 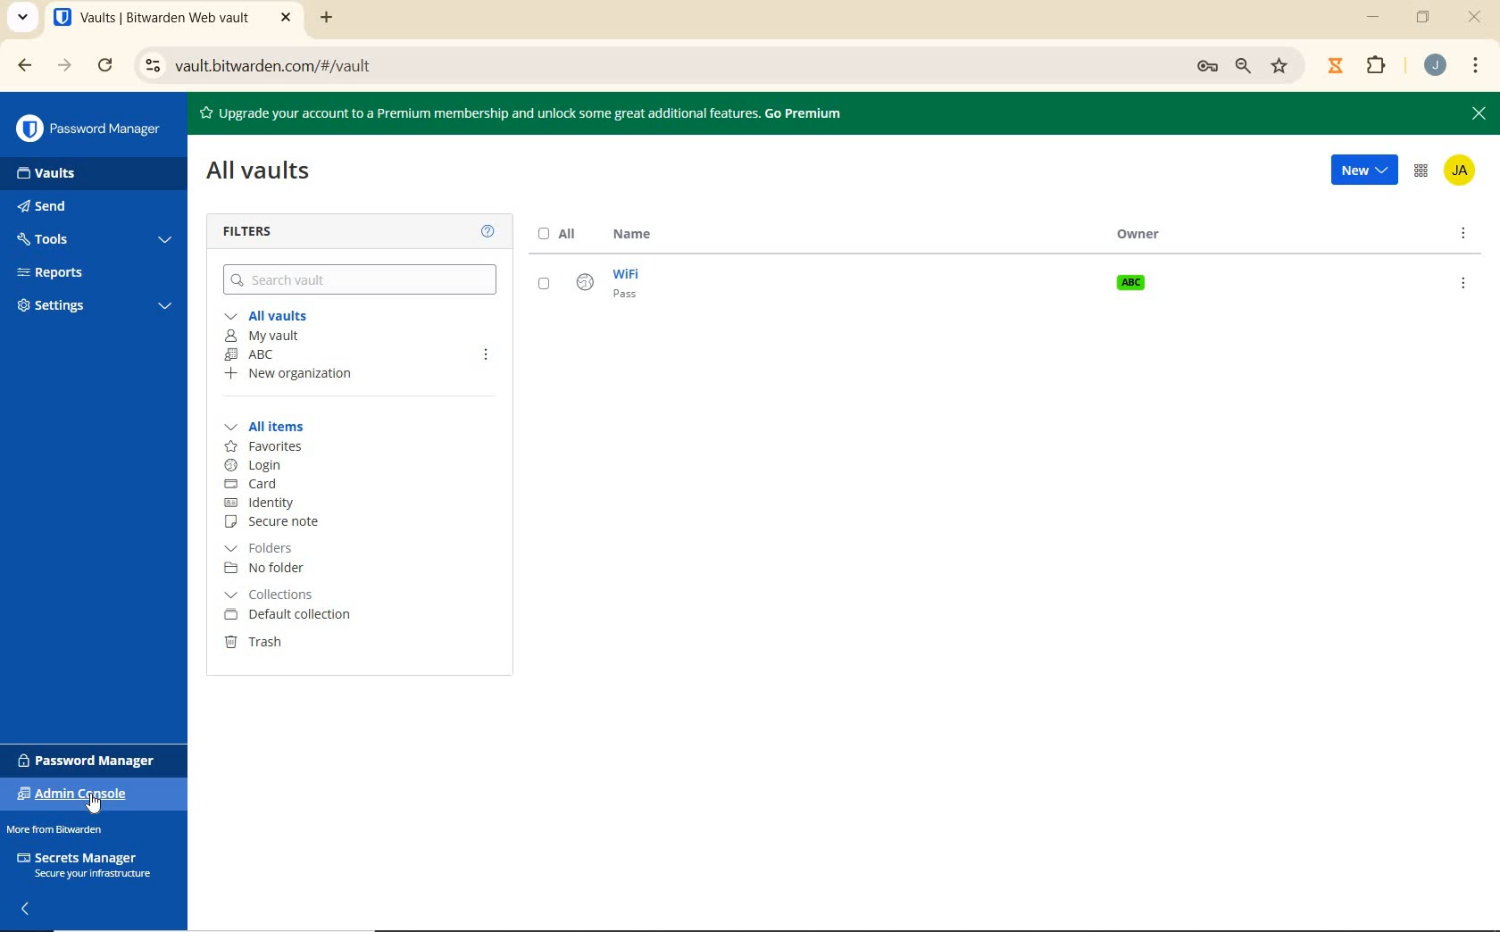 I want to click on TOOLS, so click(x=95, y=239).